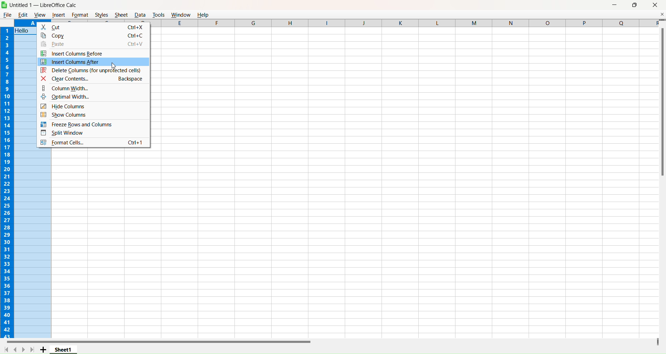 Image resolution: width=666 pixels, height=354 pixels. Describe the element at coordinates (93, 70) in the screenshot. I see `Delete Columns (for unprotected cells)` at that location.